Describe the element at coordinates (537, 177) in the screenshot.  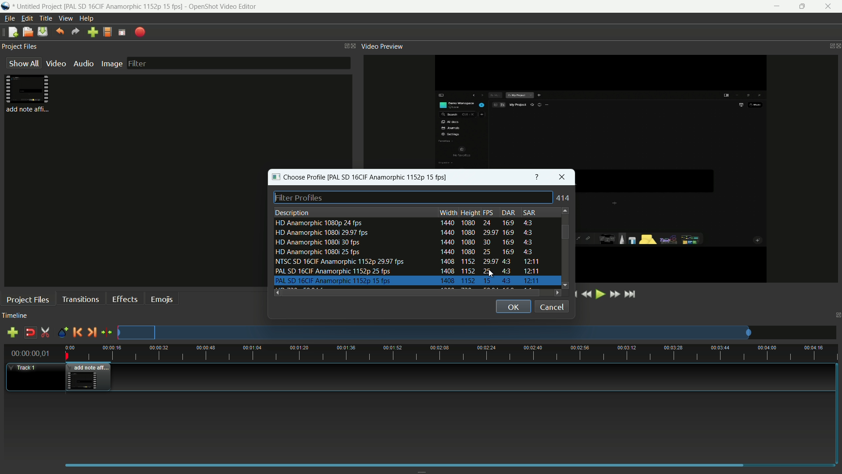
I see `get help` at that location.